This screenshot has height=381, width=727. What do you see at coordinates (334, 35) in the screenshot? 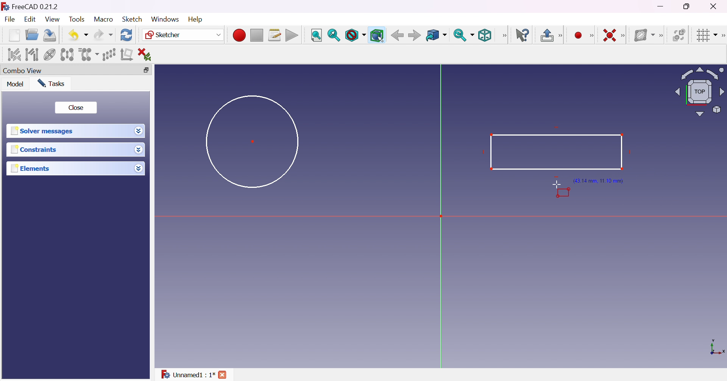
I see `Fit selection` at bounding box center [334, 35].